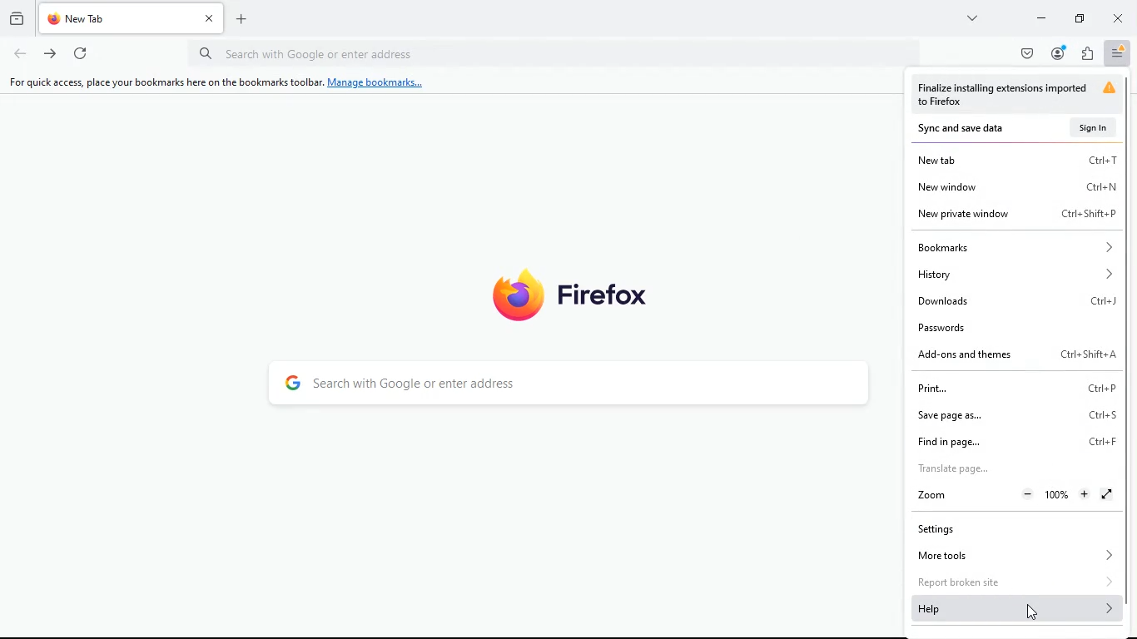 This screenshot has height=639, width=1137. Describe the element at coordinates (1018, 469) in the screenshot. I see `translate page` at that location.